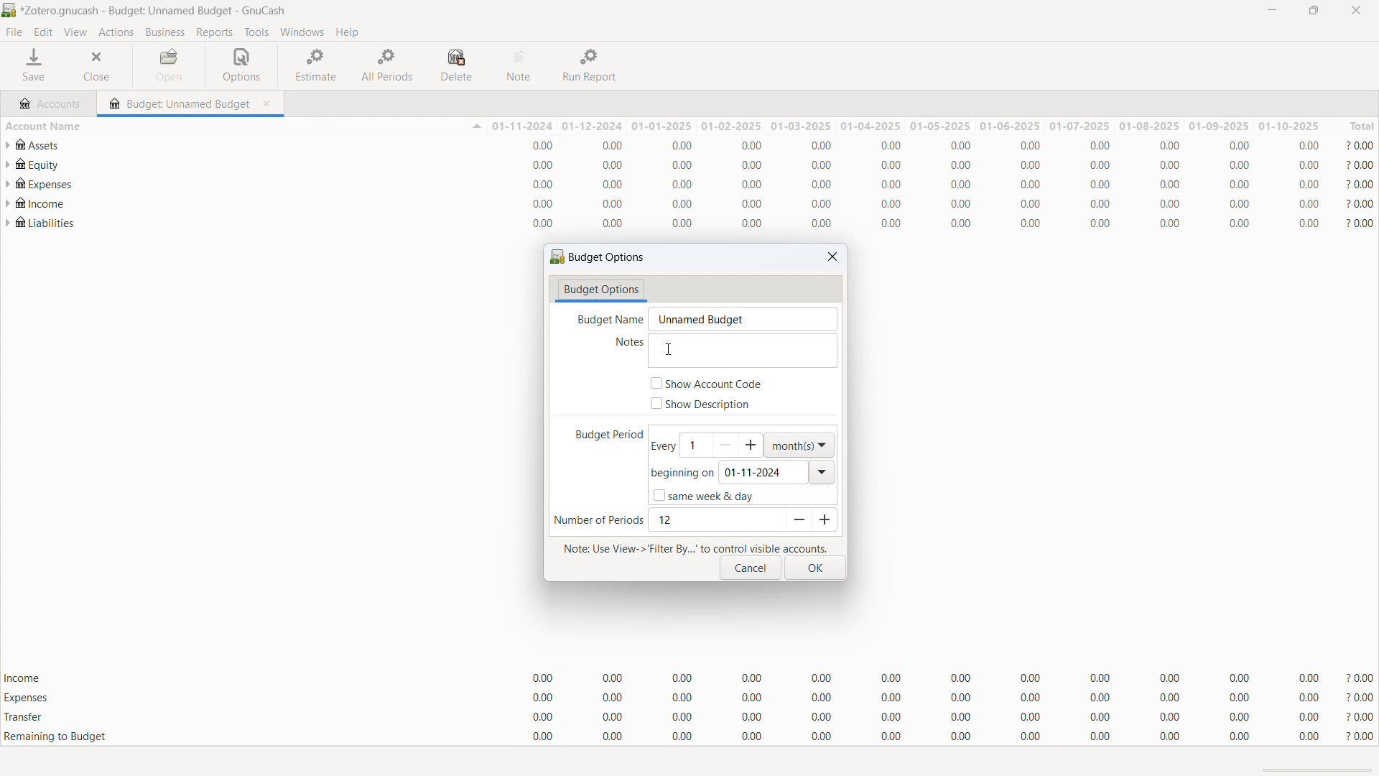 This screenshot has height=776, width=1379. What do you see at coordinates (799, 125) in the screenshot?
I see `01-03-2025` at bounding box center [799, 125].